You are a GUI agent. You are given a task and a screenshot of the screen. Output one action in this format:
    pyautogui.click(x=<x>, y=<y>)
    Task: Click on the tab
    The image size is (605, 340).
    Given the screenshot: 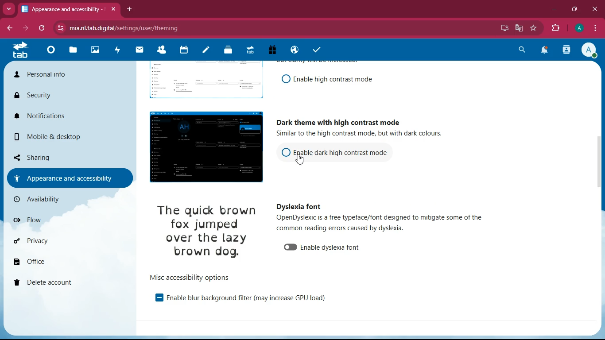 What is the action you would take?
    pyautogui.click(x=253, y=50)
    